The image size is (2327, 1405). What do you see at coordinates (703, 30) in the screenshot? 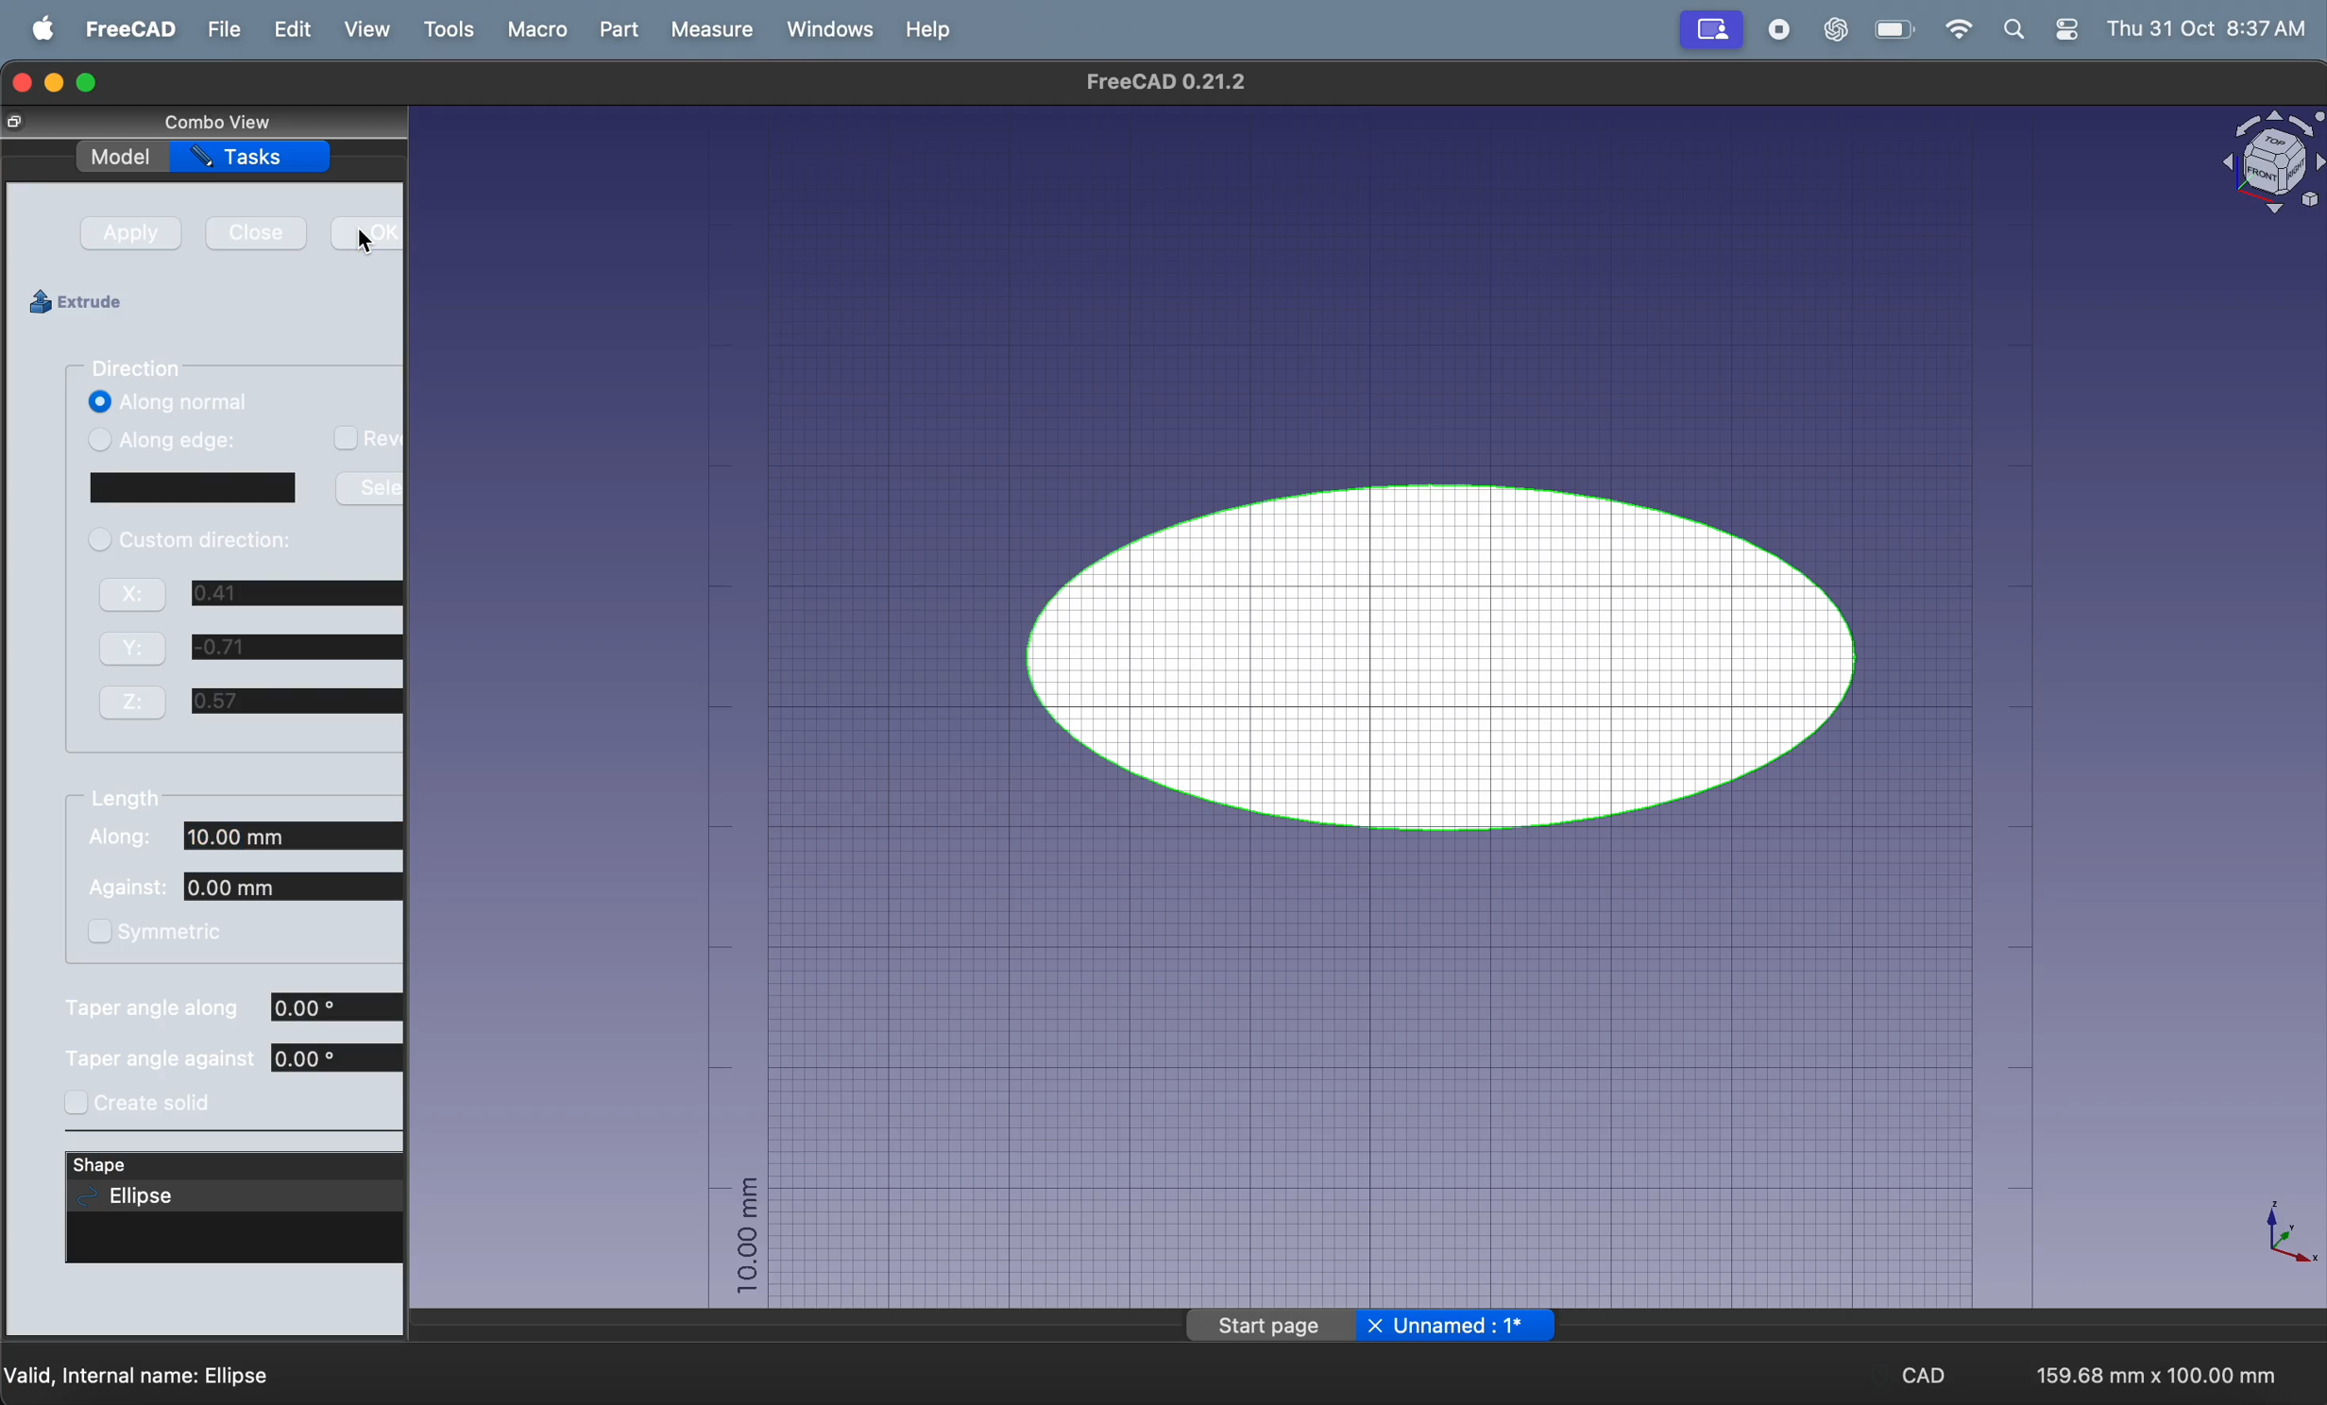
I see `measure` at bounding box center [703, 30].